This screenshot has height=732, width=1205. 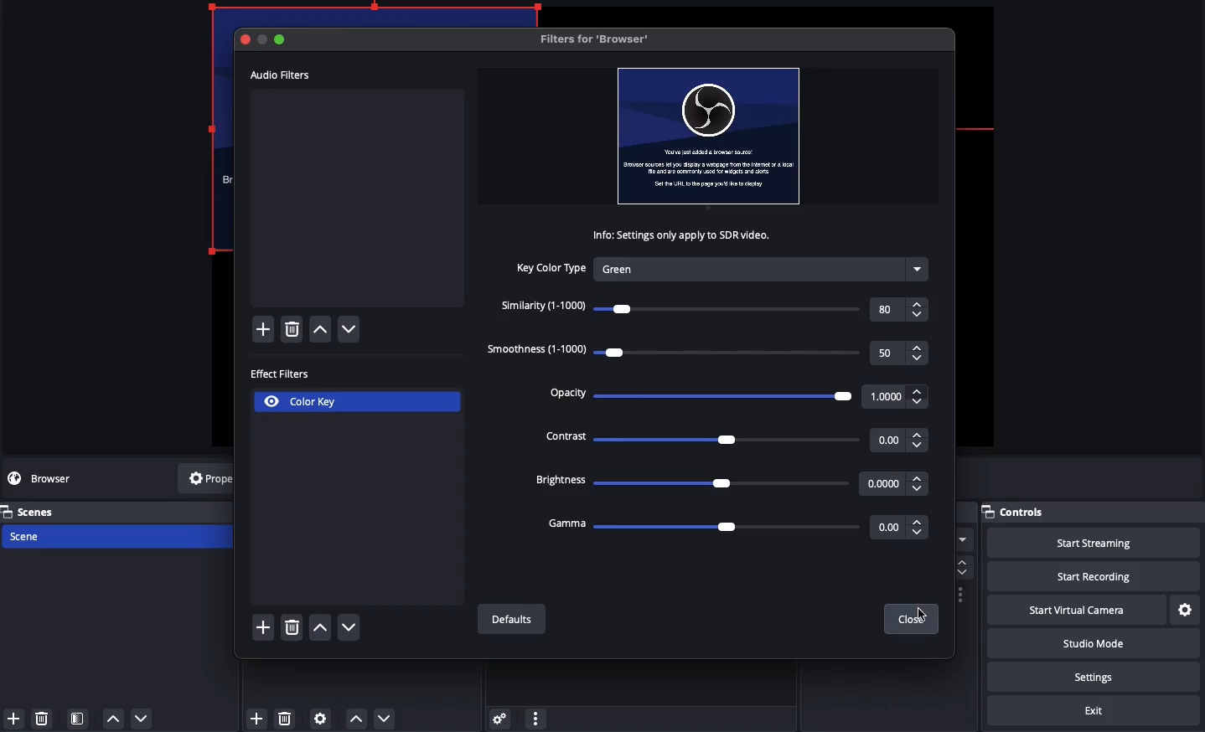 I want to click on Settings, so click(x=1090, y=677).